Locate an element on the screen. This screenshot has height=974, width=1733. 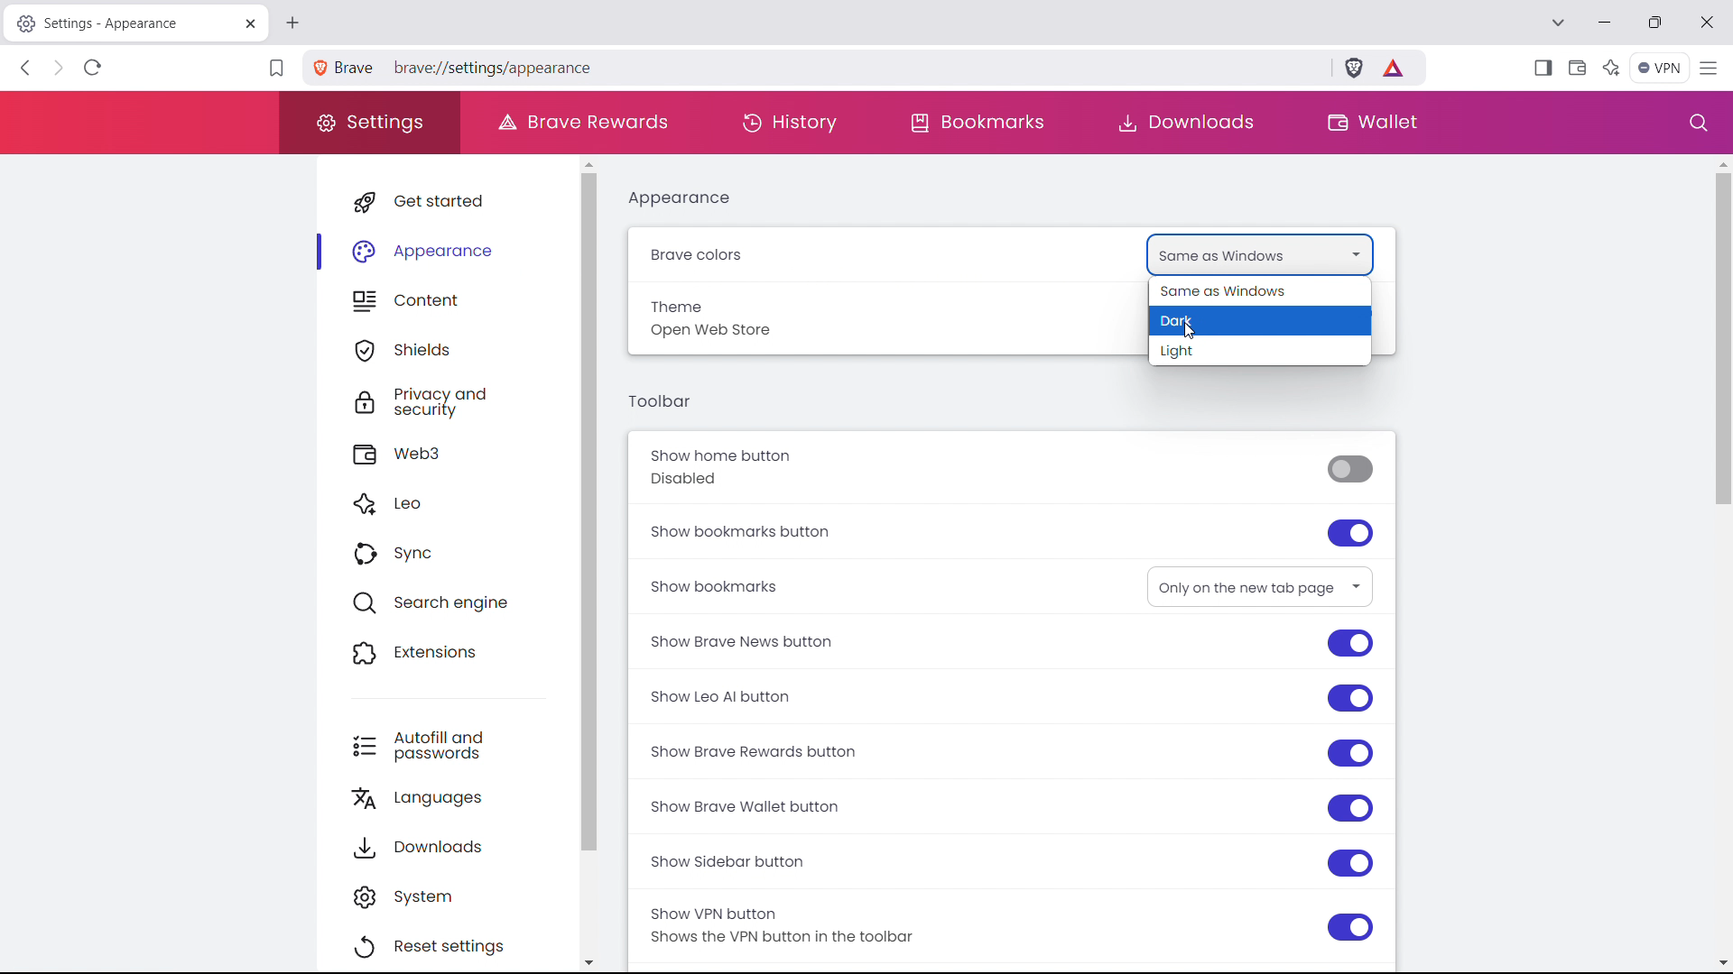
scrollbar is located at coordinates (606, 510).